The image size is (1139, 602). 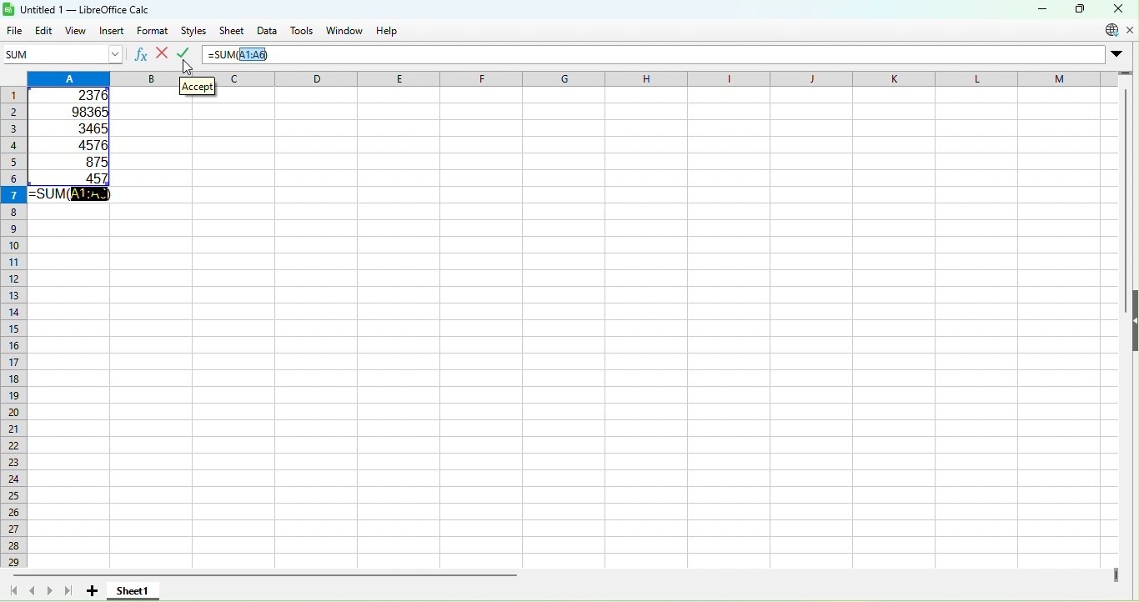 I want to click on Horizontal scroll bar, so click(x=576, y=575).